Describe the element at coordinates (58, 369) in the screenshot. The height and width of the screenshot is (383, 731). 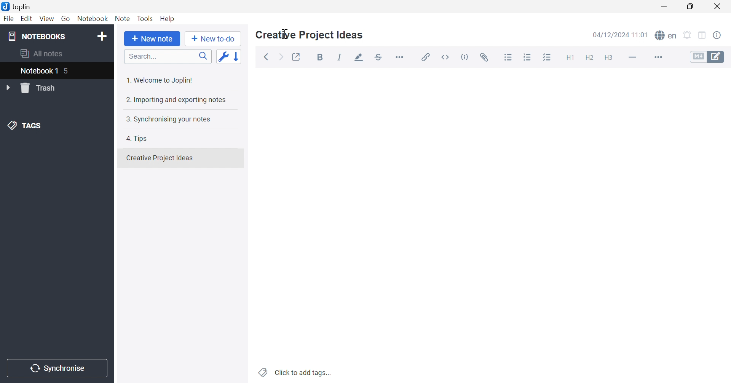
I see `Synchronise` at that location.